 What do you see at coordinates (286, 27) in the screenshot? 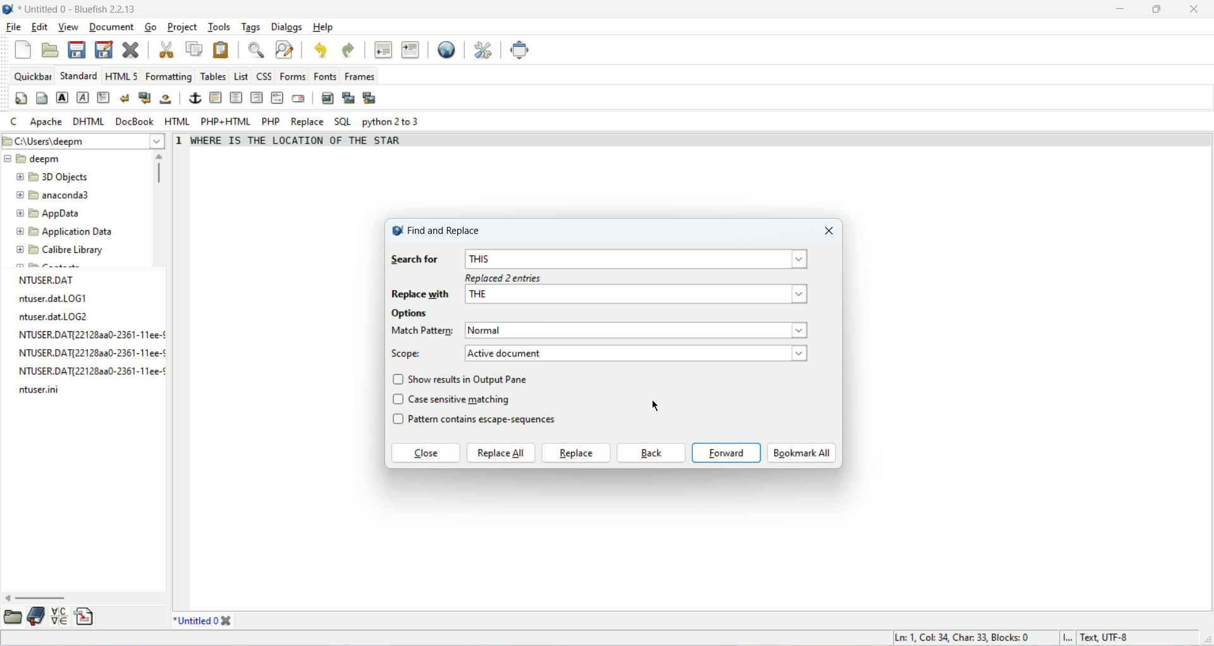
I see `dialogs` at bounding box center [286, 27].